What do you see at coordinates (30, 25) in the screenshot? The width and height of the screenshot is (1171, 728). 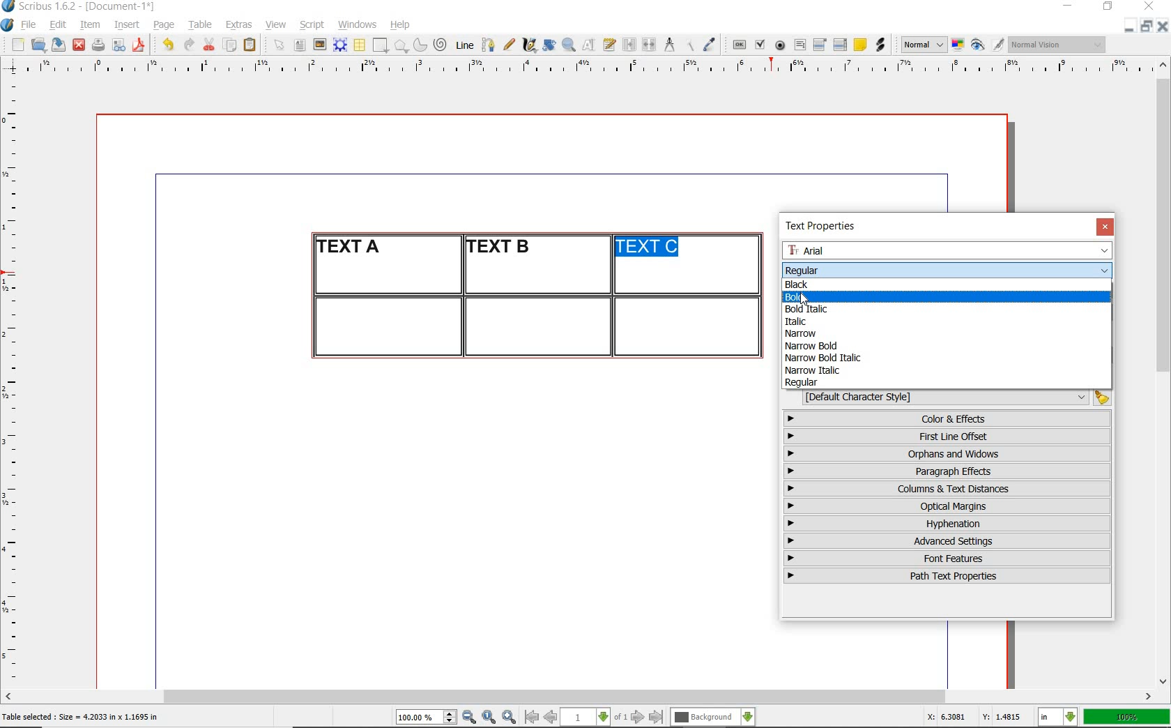 I see `file` at bounding box center [30, 25].